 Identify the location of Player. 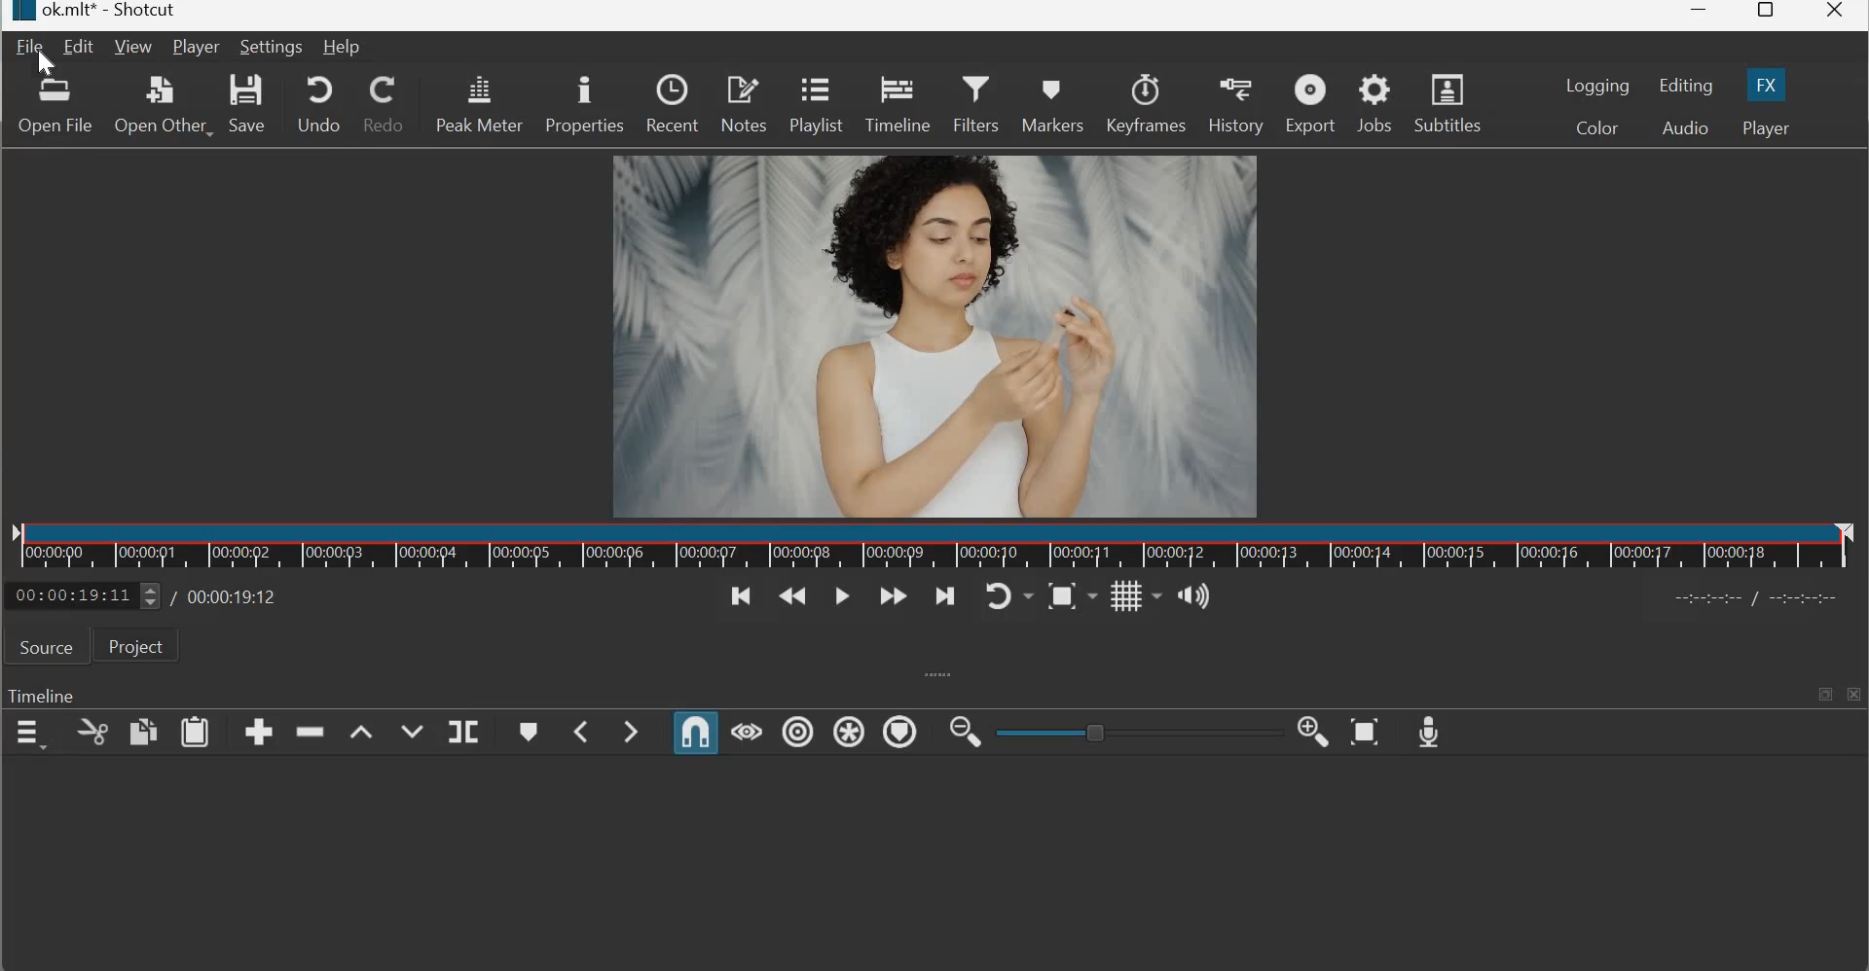
(1765, 128).